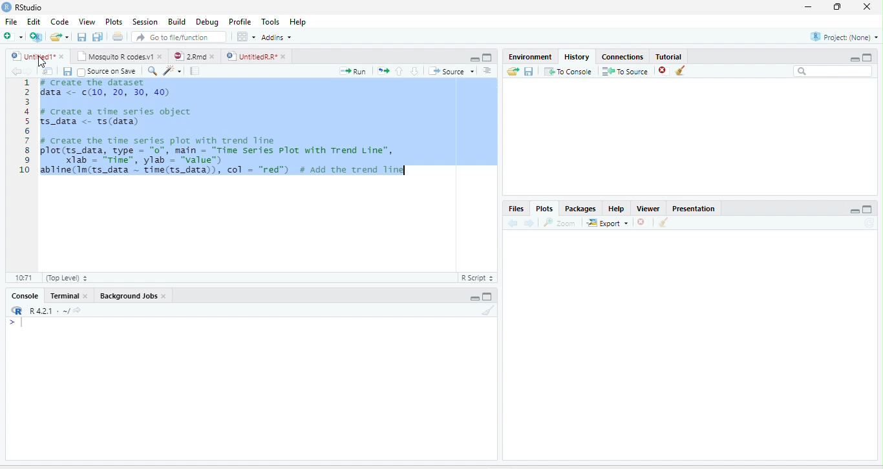 The height and width of the screenshot is (469, 883). What do you see at coordinates (399, 70) in the screenshot?
I see `Go to previous section/chunk` at bounding box center [399, 70].